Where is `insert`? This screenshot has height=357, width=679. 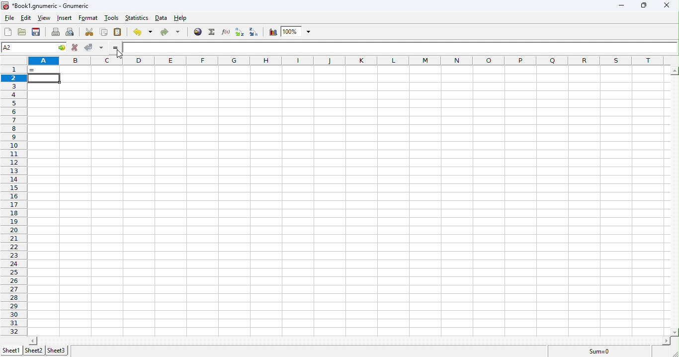
insert is located at coordinates (66, 18).